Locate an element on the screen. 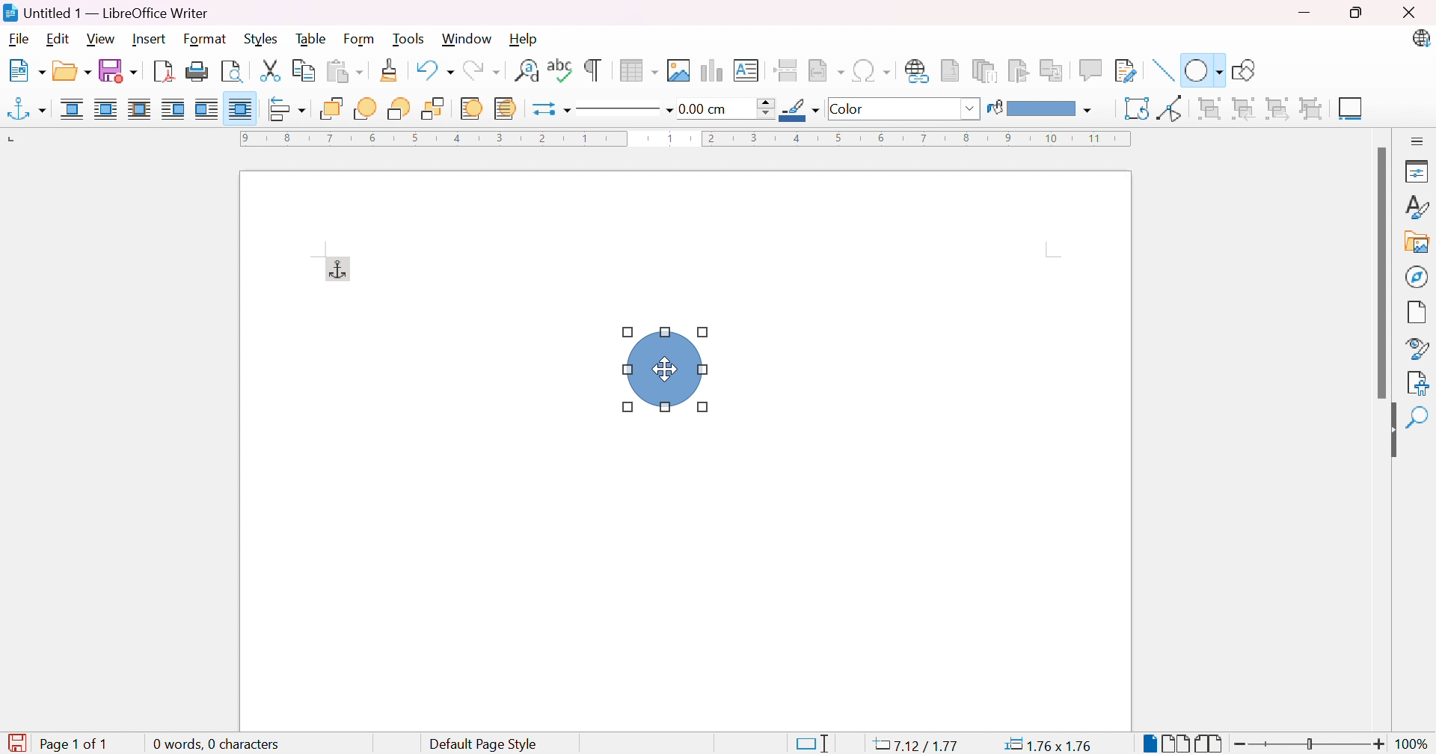  Gallery is located at coordinates (1417, 243).